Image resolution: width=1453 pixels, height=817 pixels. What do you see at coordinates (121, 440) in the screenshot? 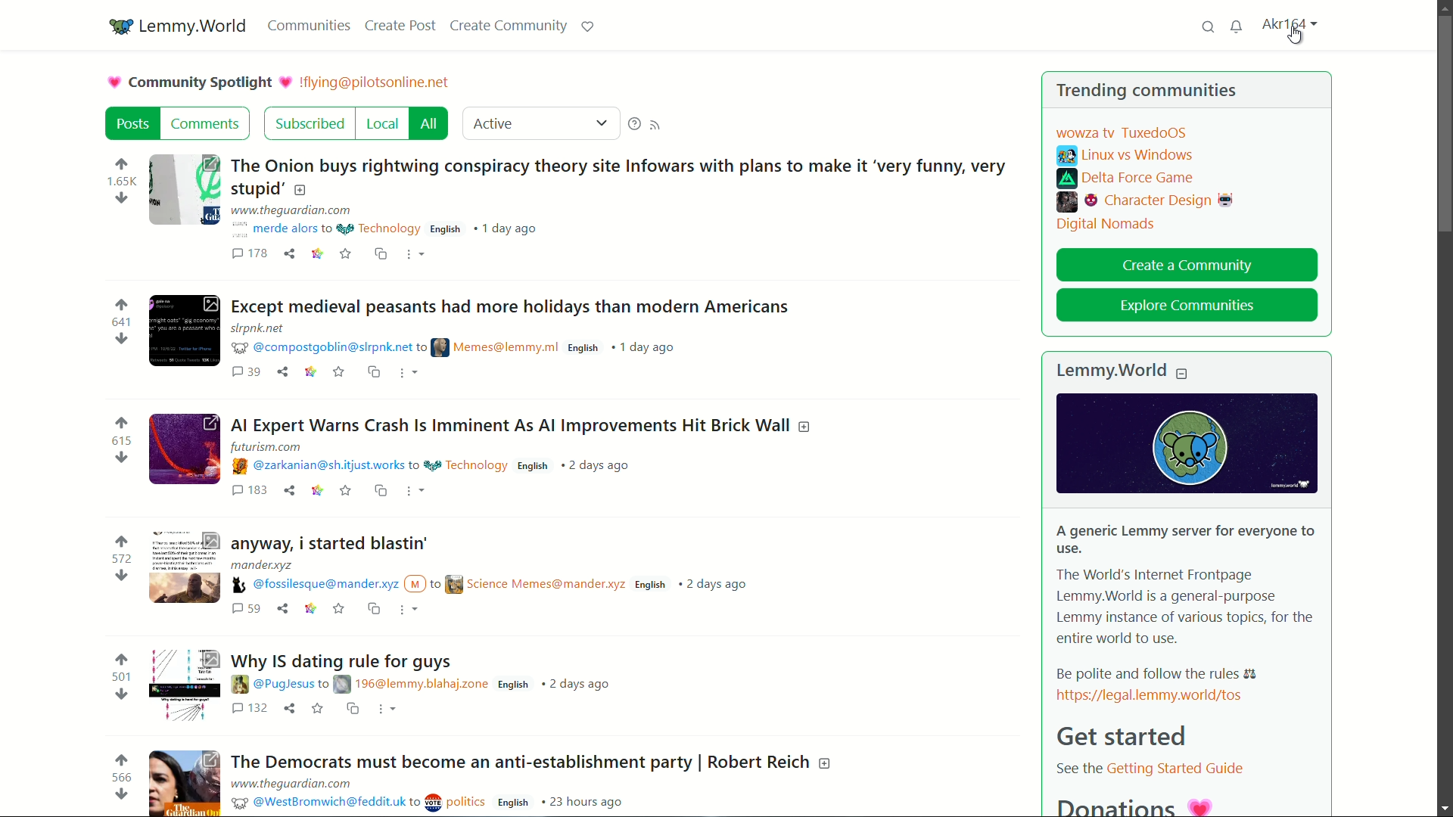
I see `number of votes` at bounding box center [121, 440].